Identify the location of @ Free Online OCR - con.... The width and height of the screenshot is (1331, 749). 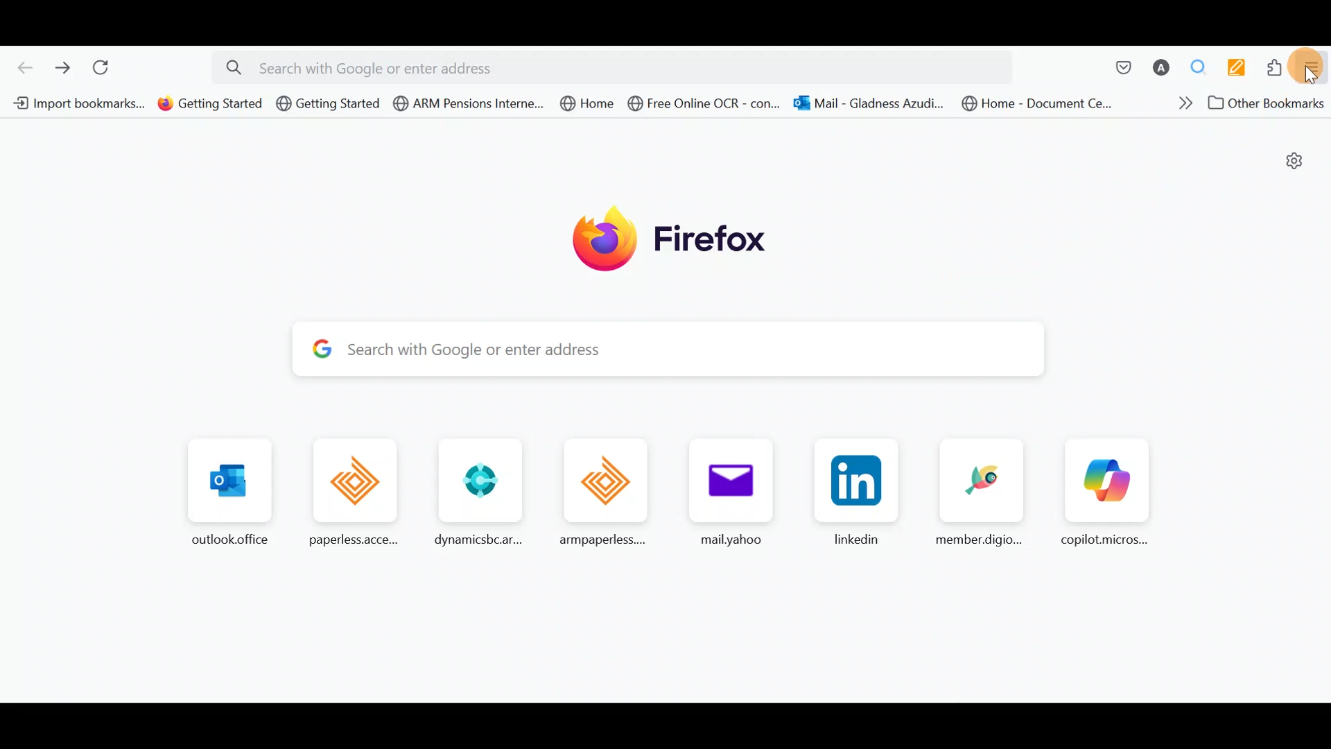
(706, 105).